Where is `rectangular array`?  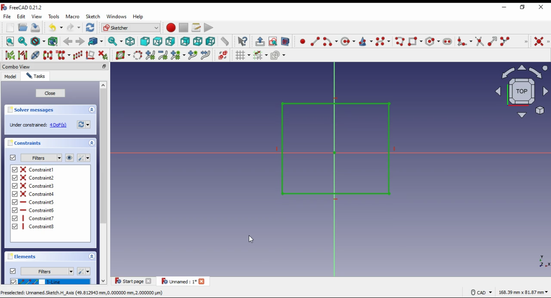 rectangular array is located at coordinates (77, 56).